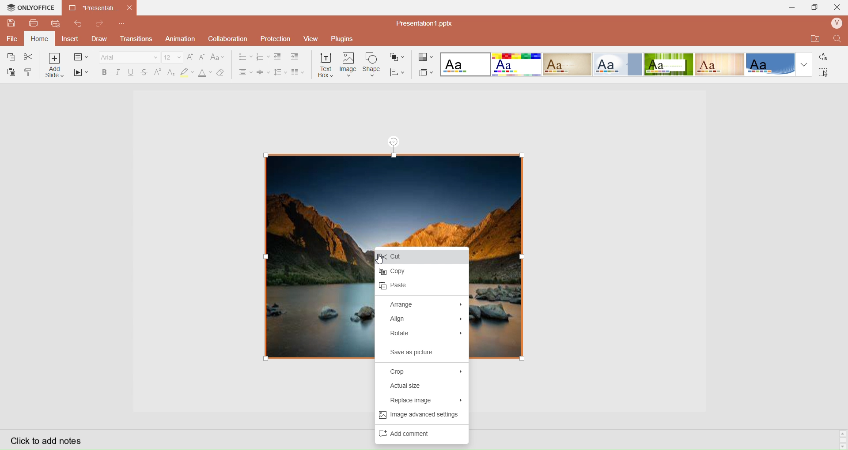 This screenshot has width=848, height=450. Describe the element at coordinates (838, 40) in the screenshot. I see `Find` at that location.